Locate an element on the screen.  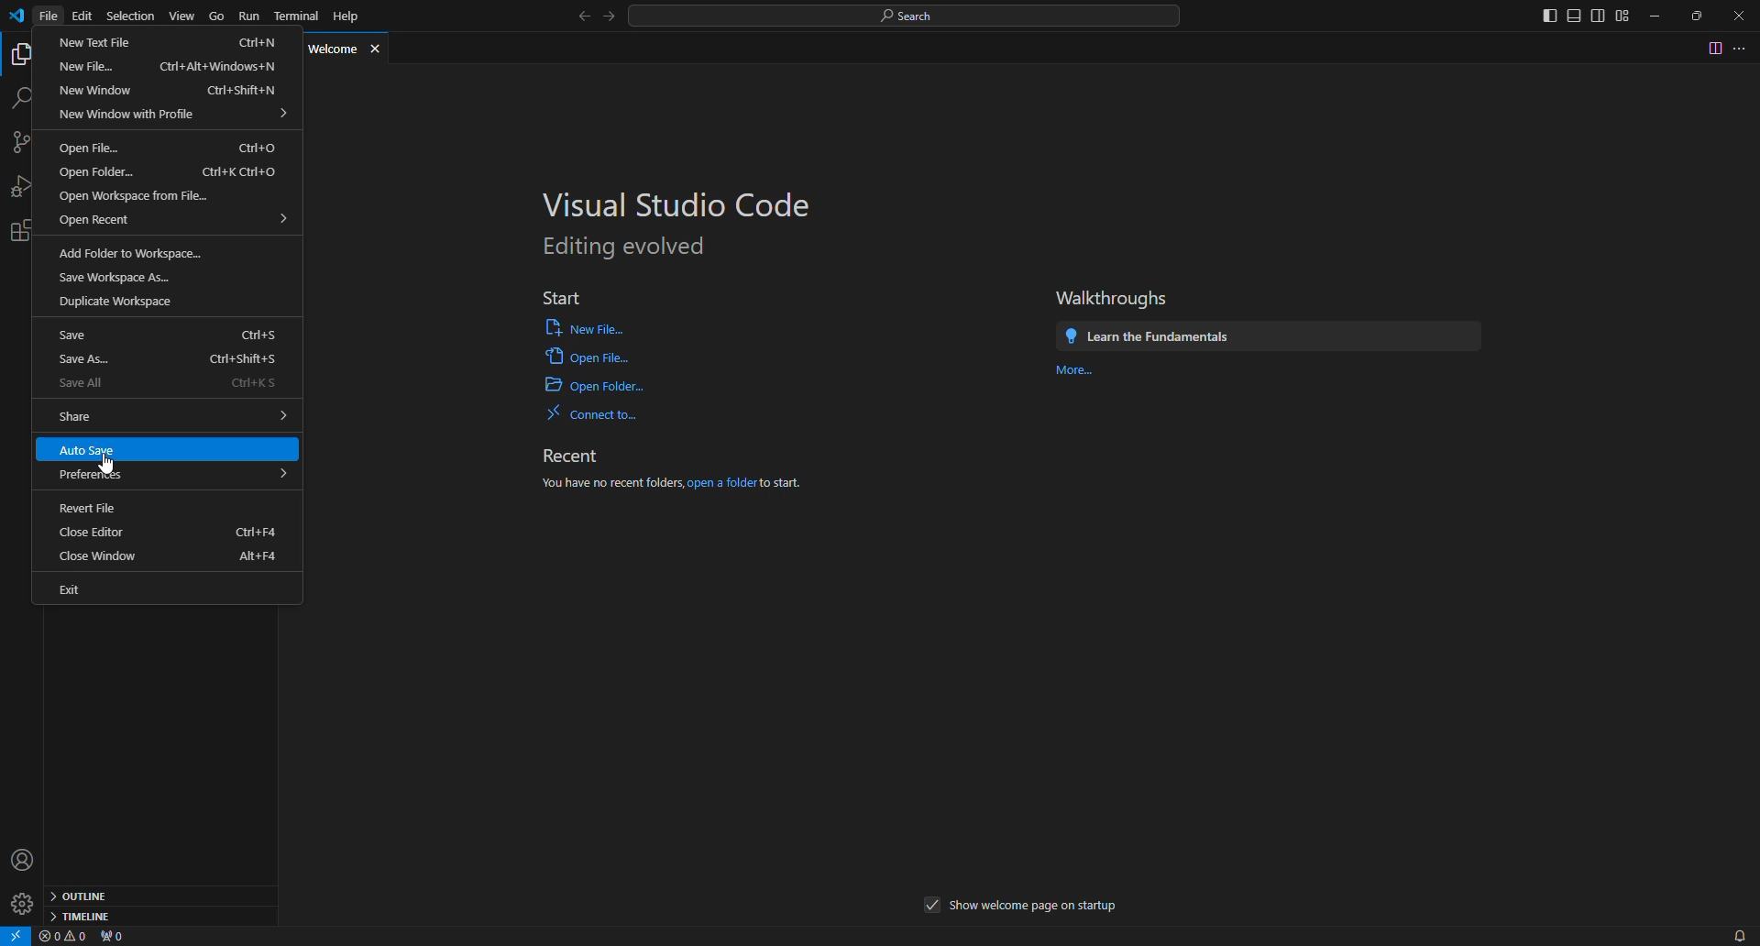
save as is located at coordinates (88, 358).